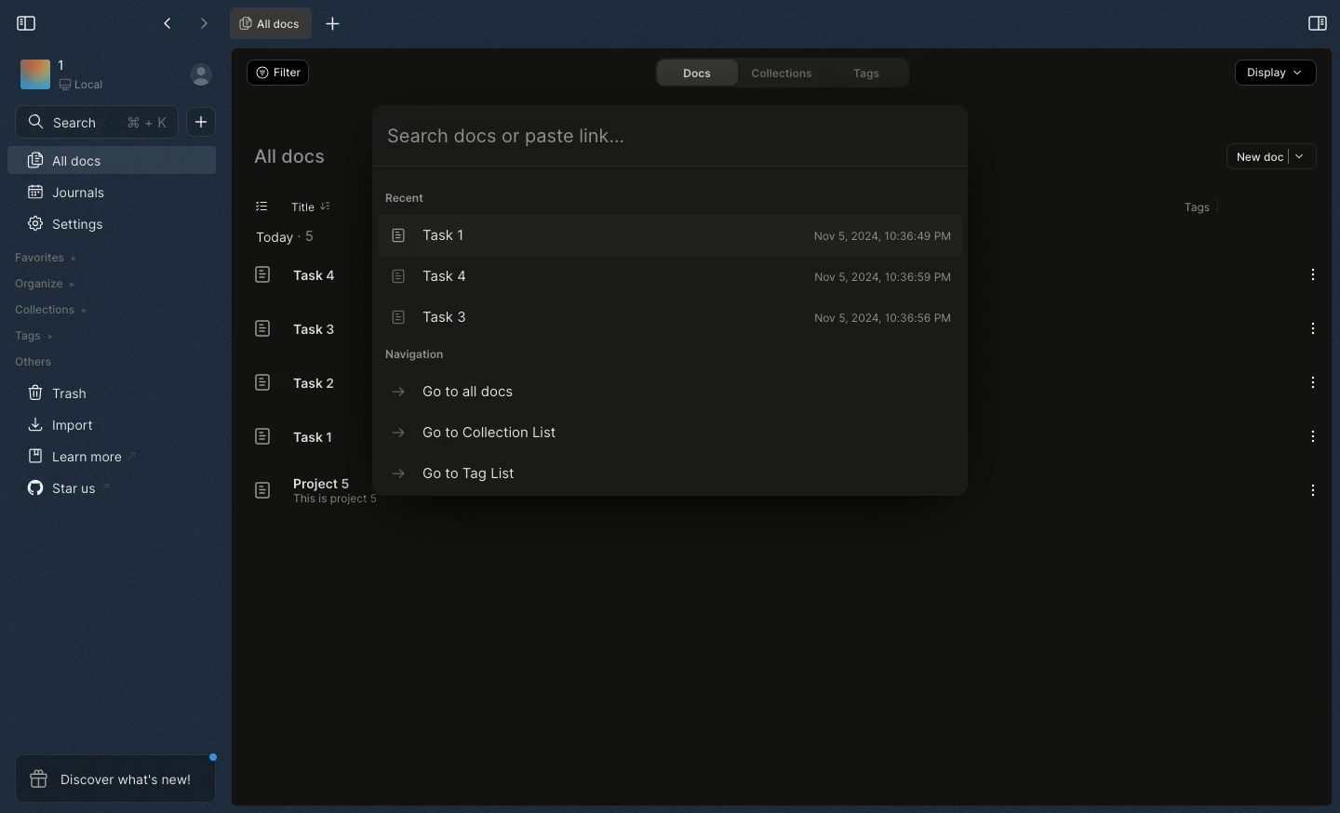 The image size is (1340, 813). I want to click on Forward, so click(200, 20).